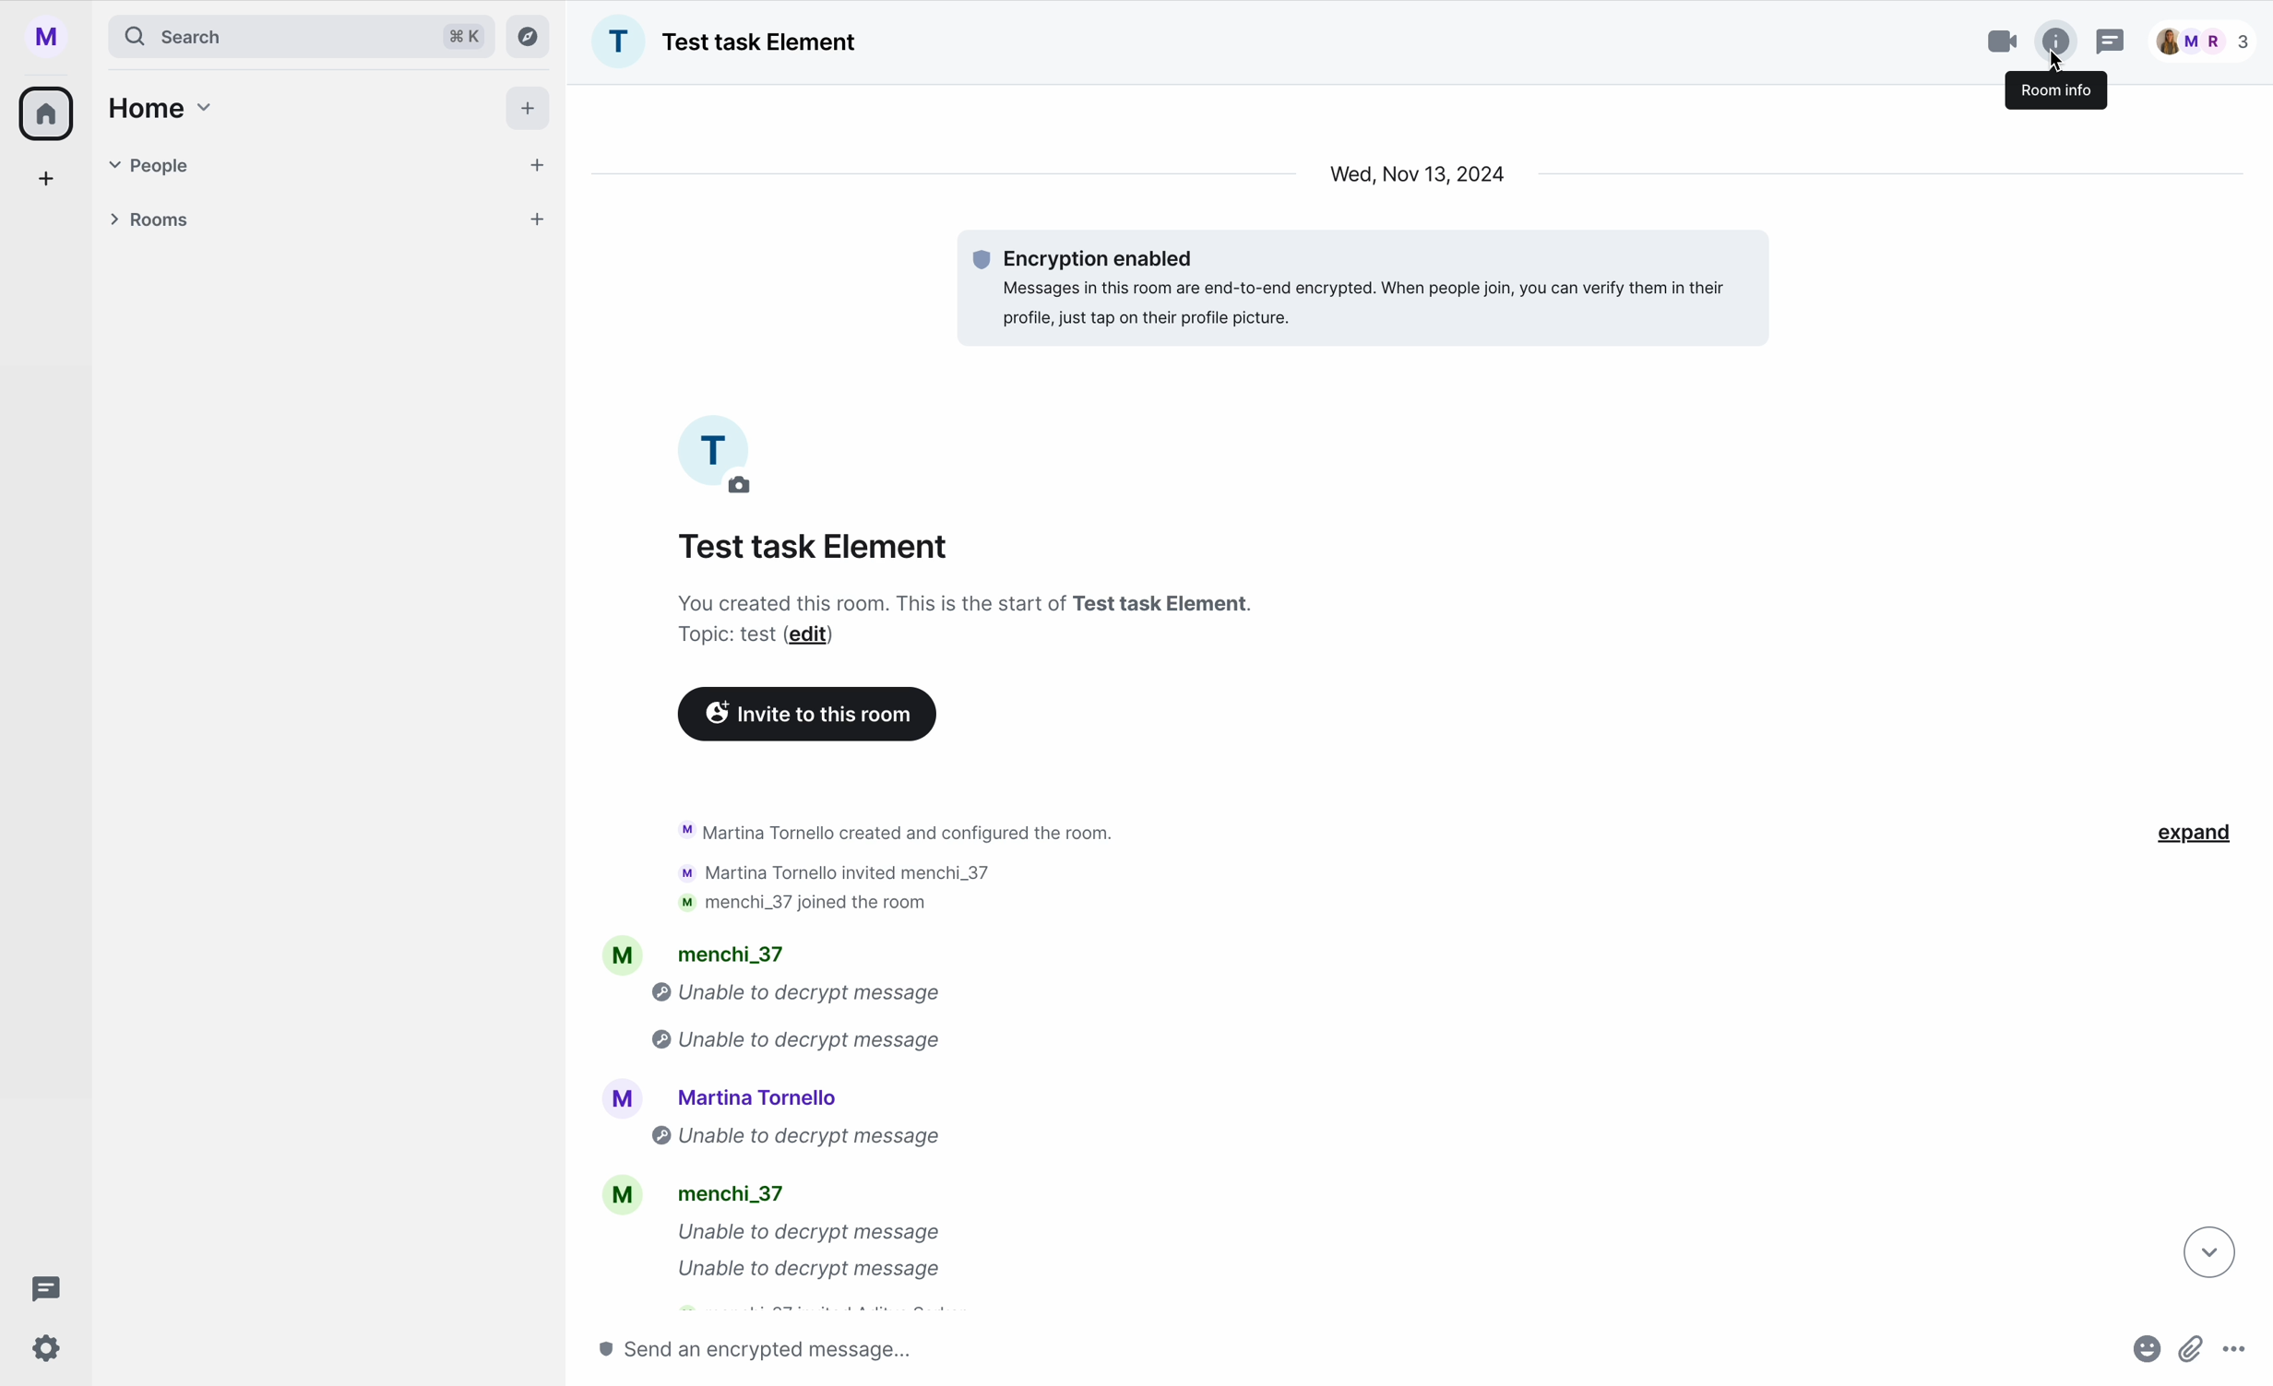 This screenshot has height=1386, width=2273. Describe the element at coordinates (1423, 172) in the screenshot. I see `date` at that location.